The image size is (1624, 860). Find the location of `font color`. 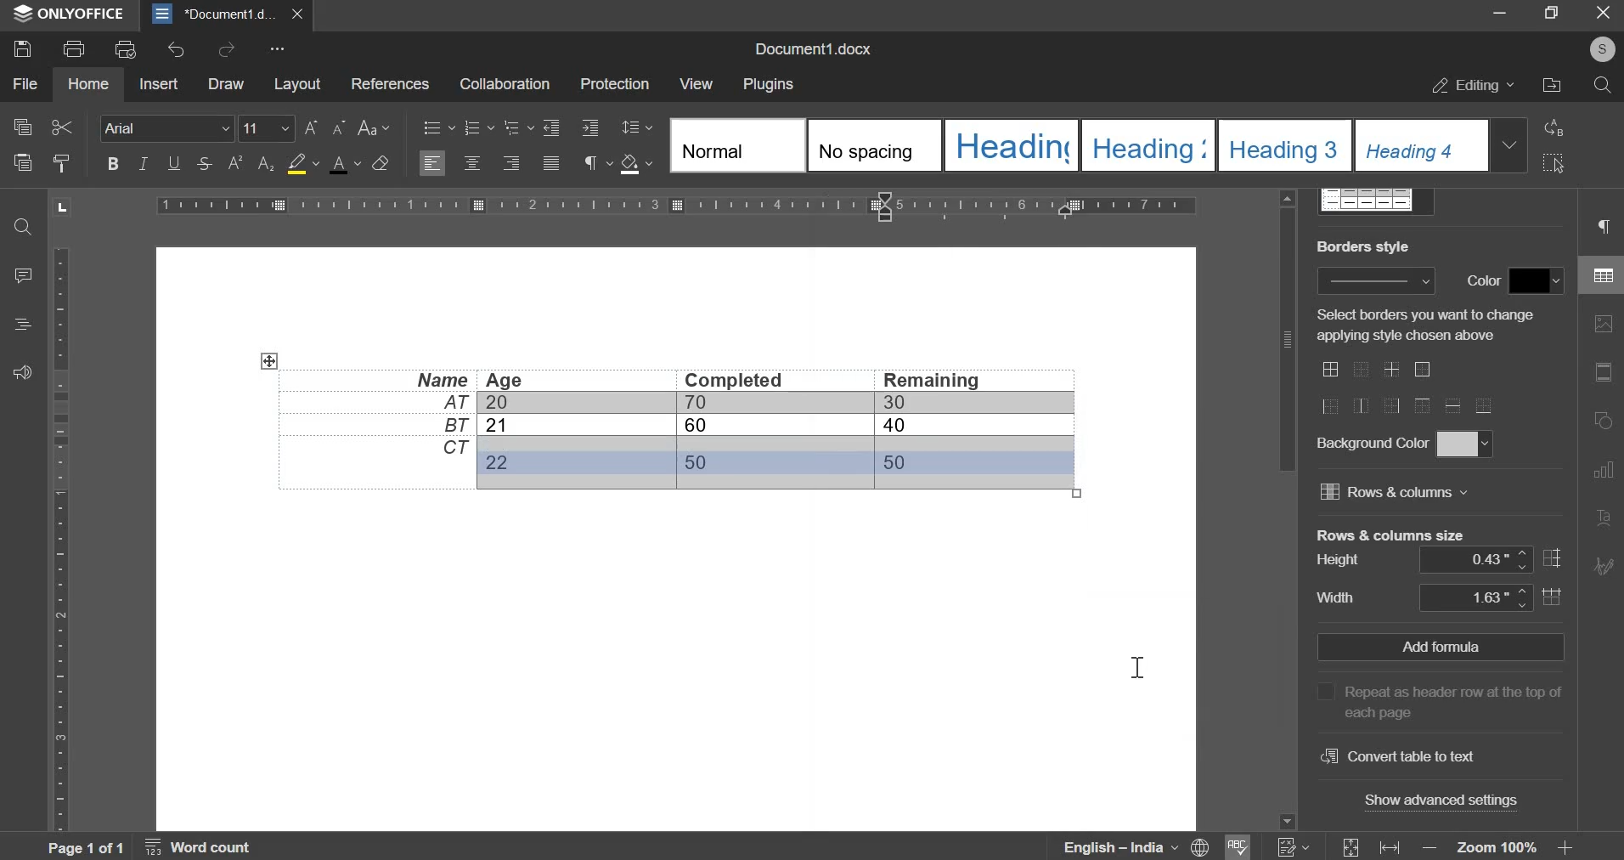

font color is located at coordinates (344, 164).